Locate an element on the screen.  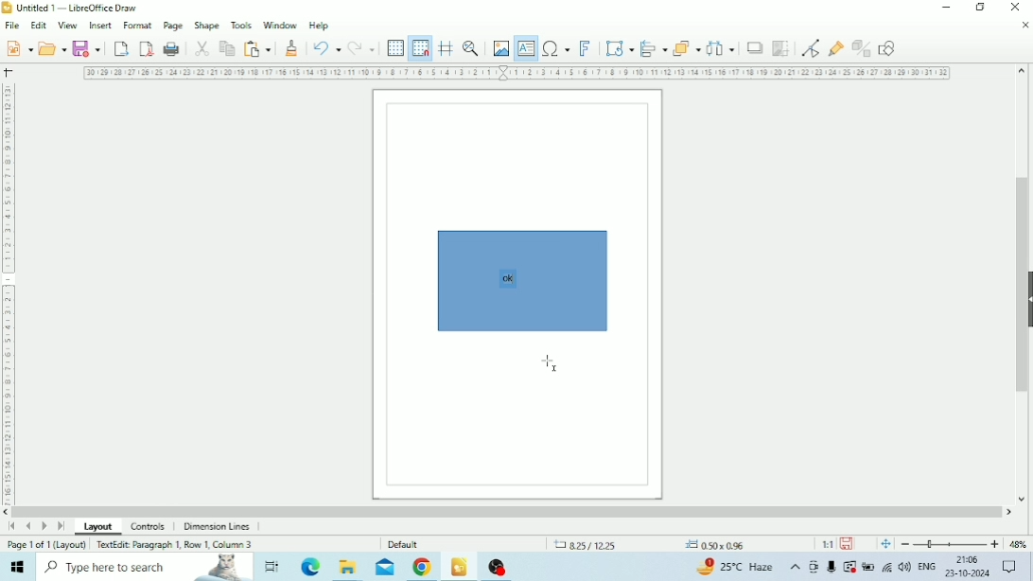
Display Grid is located at coordinates (396, 48).